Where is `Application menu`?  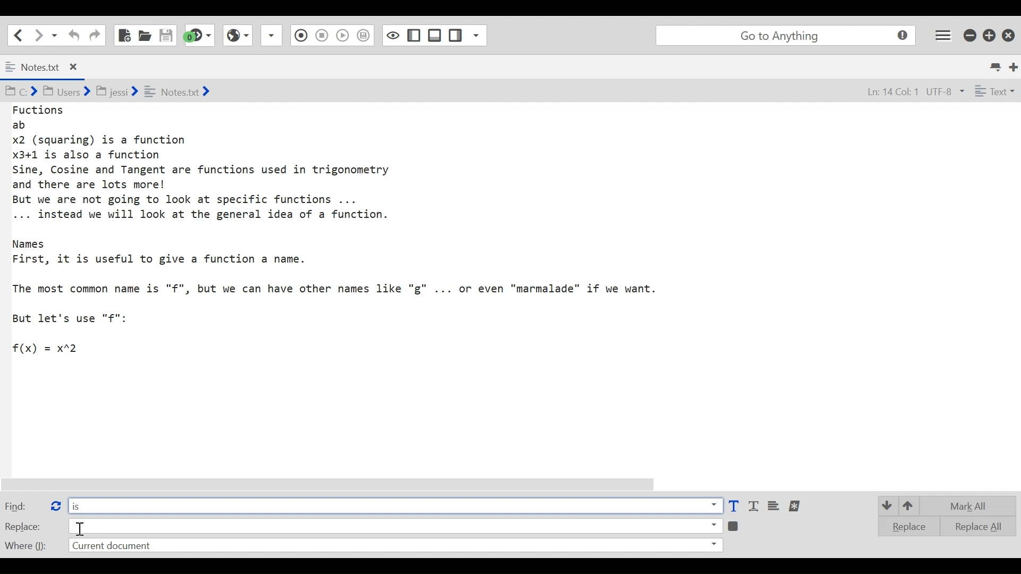 Application menu is located at coordinates (944, 35).